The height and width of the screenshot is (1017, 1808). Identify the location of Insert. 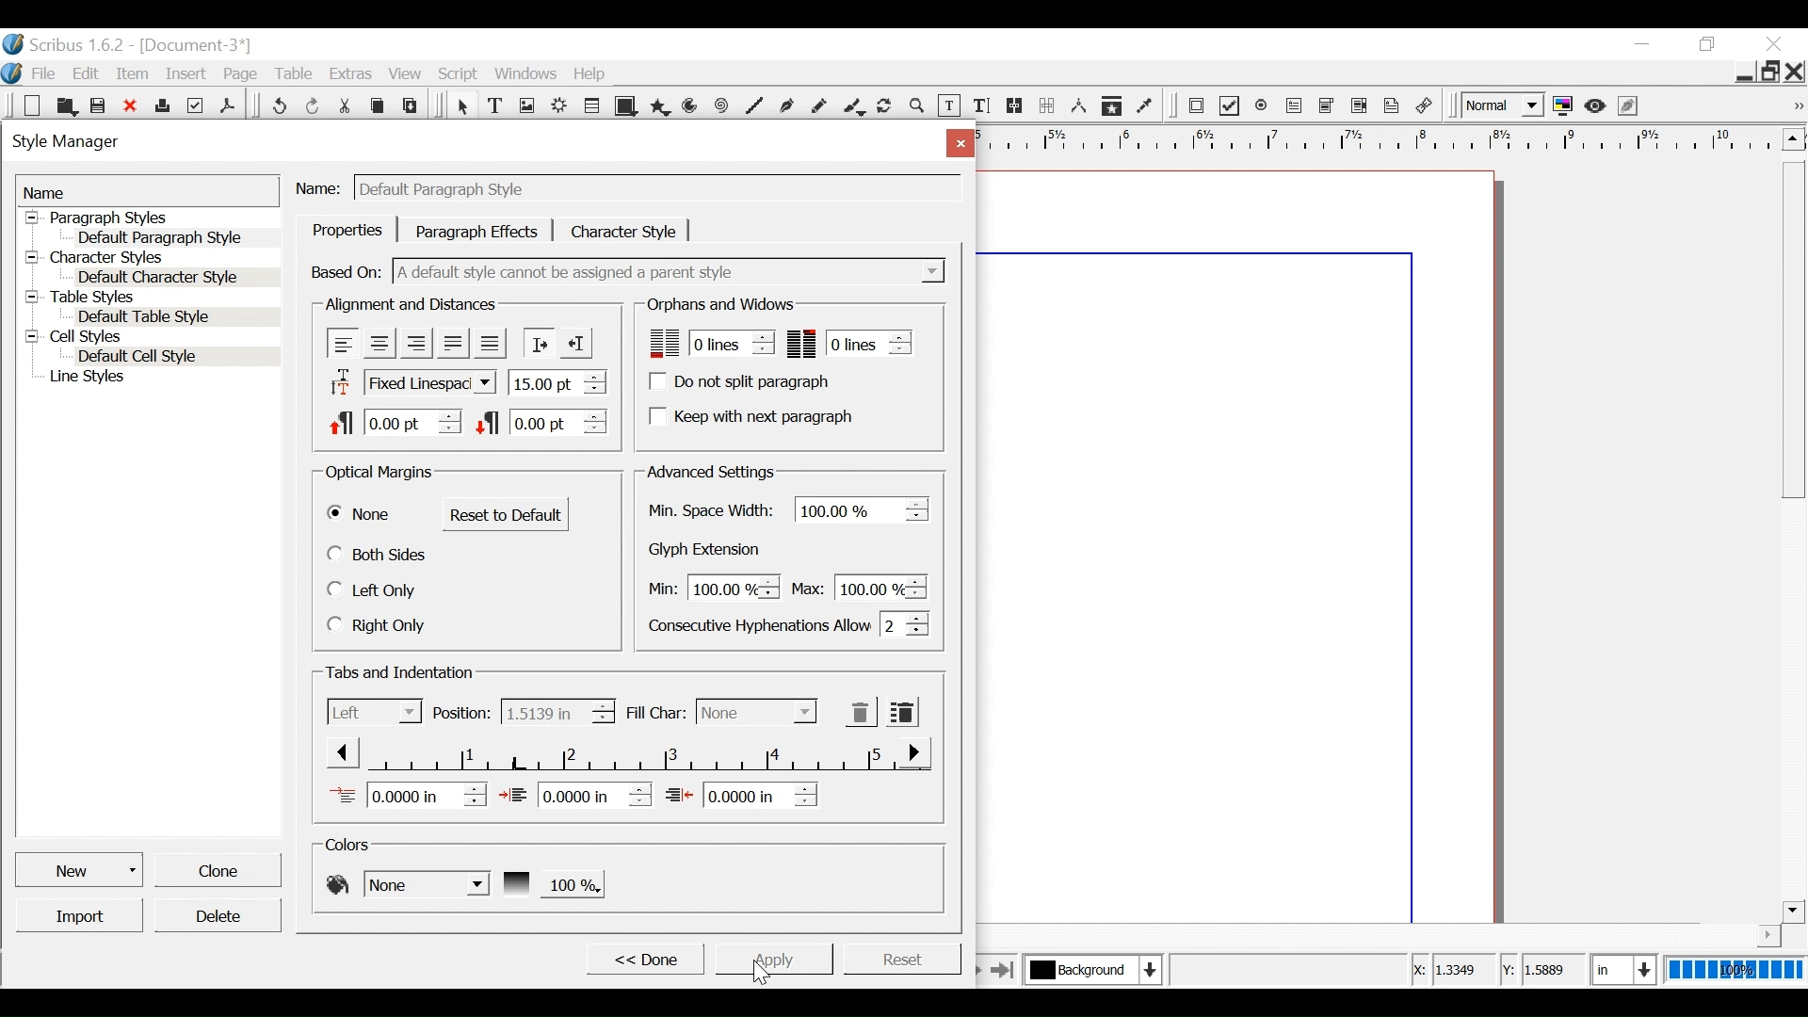
(189, 73).